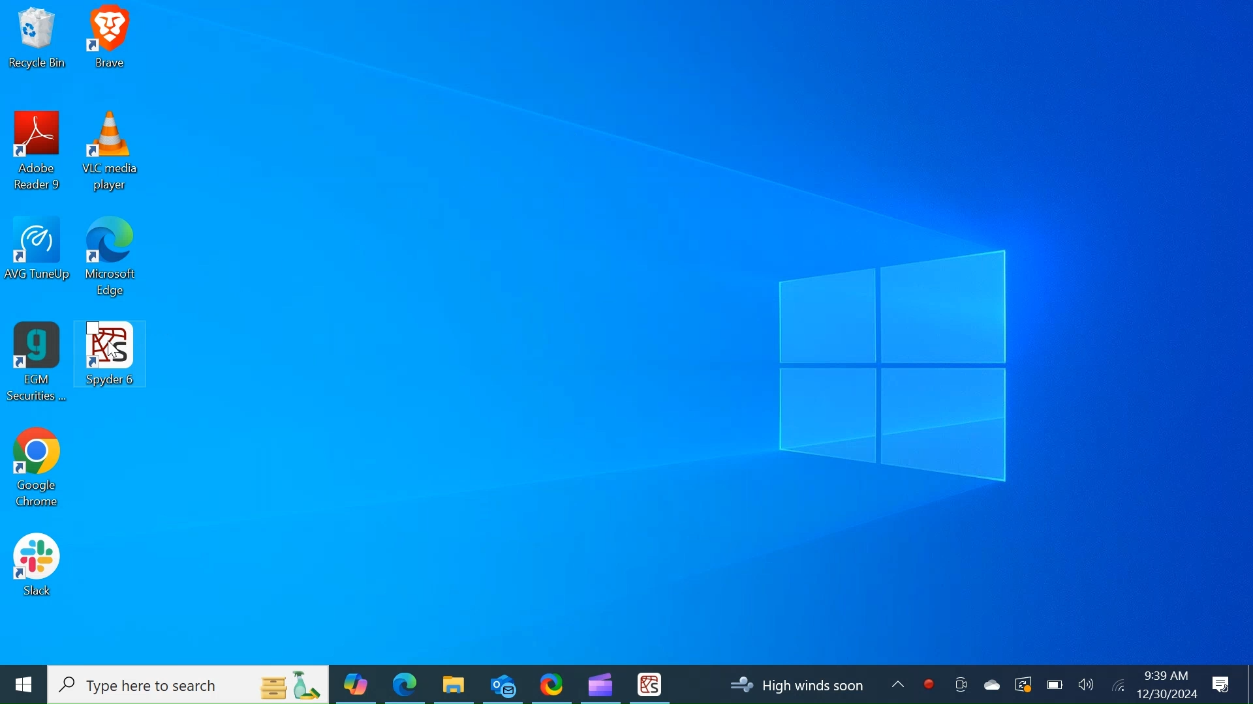 The height and width of the screenshot is (704, 1253). What do you see at coordinates (1117, 684) in the screenshot?
I see `Internet Connectivity` at bounding box center [1117, 684].